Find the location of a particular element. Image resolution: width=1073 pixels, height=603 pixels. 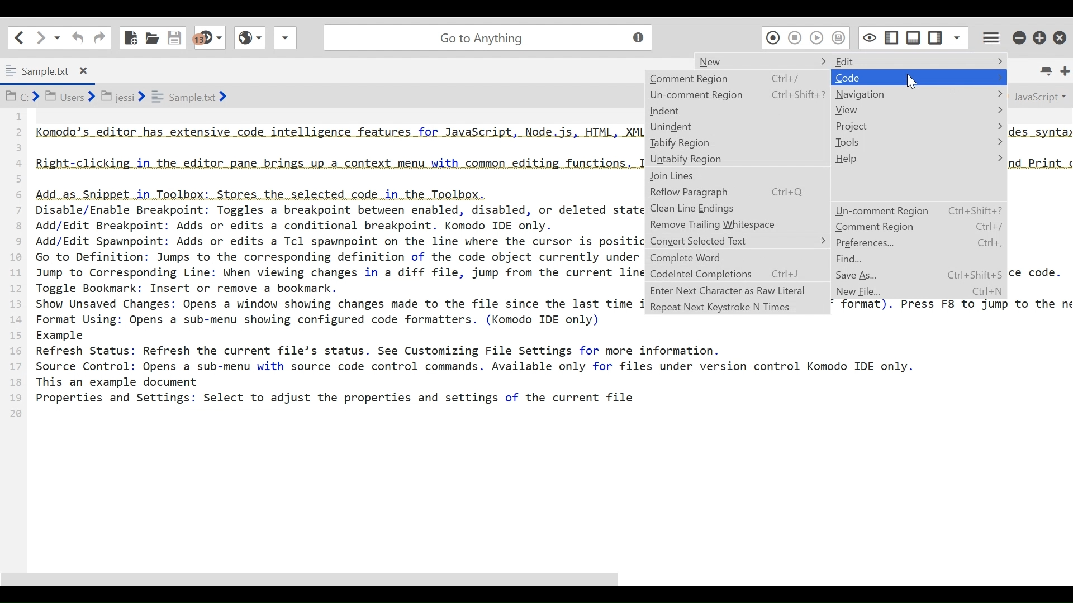

Complete Words is located at coordinates (737, 258).